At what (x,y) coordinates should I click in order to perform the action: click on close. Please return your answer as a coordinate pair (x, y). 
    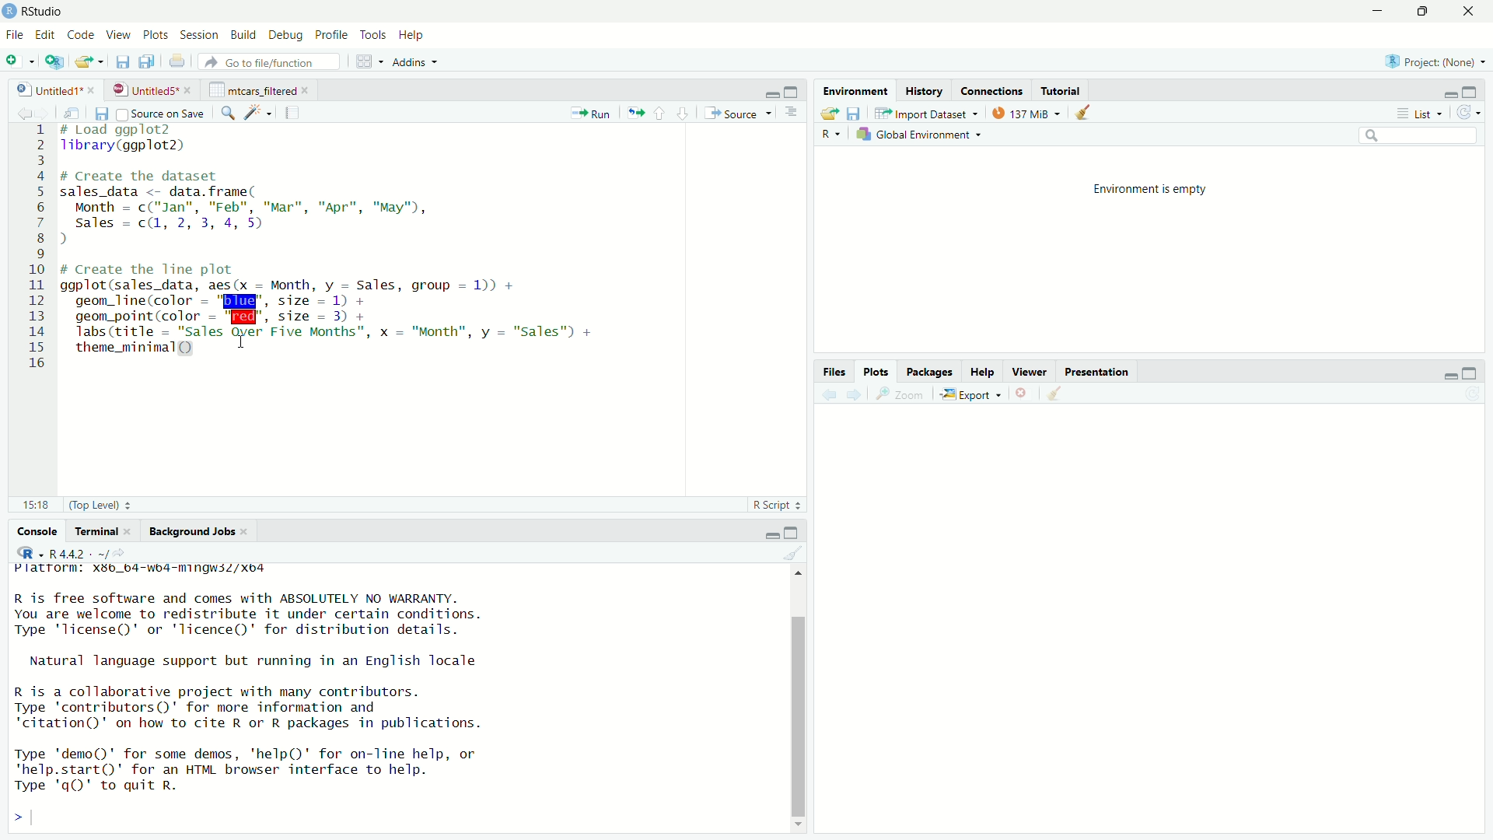
    Looking at the image, I should click on (92, 89).